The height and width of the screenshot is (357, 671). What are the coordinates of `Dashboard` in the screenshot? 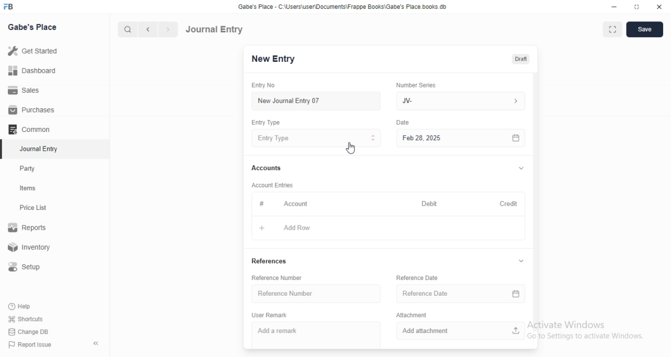 It's located at (31, 71).